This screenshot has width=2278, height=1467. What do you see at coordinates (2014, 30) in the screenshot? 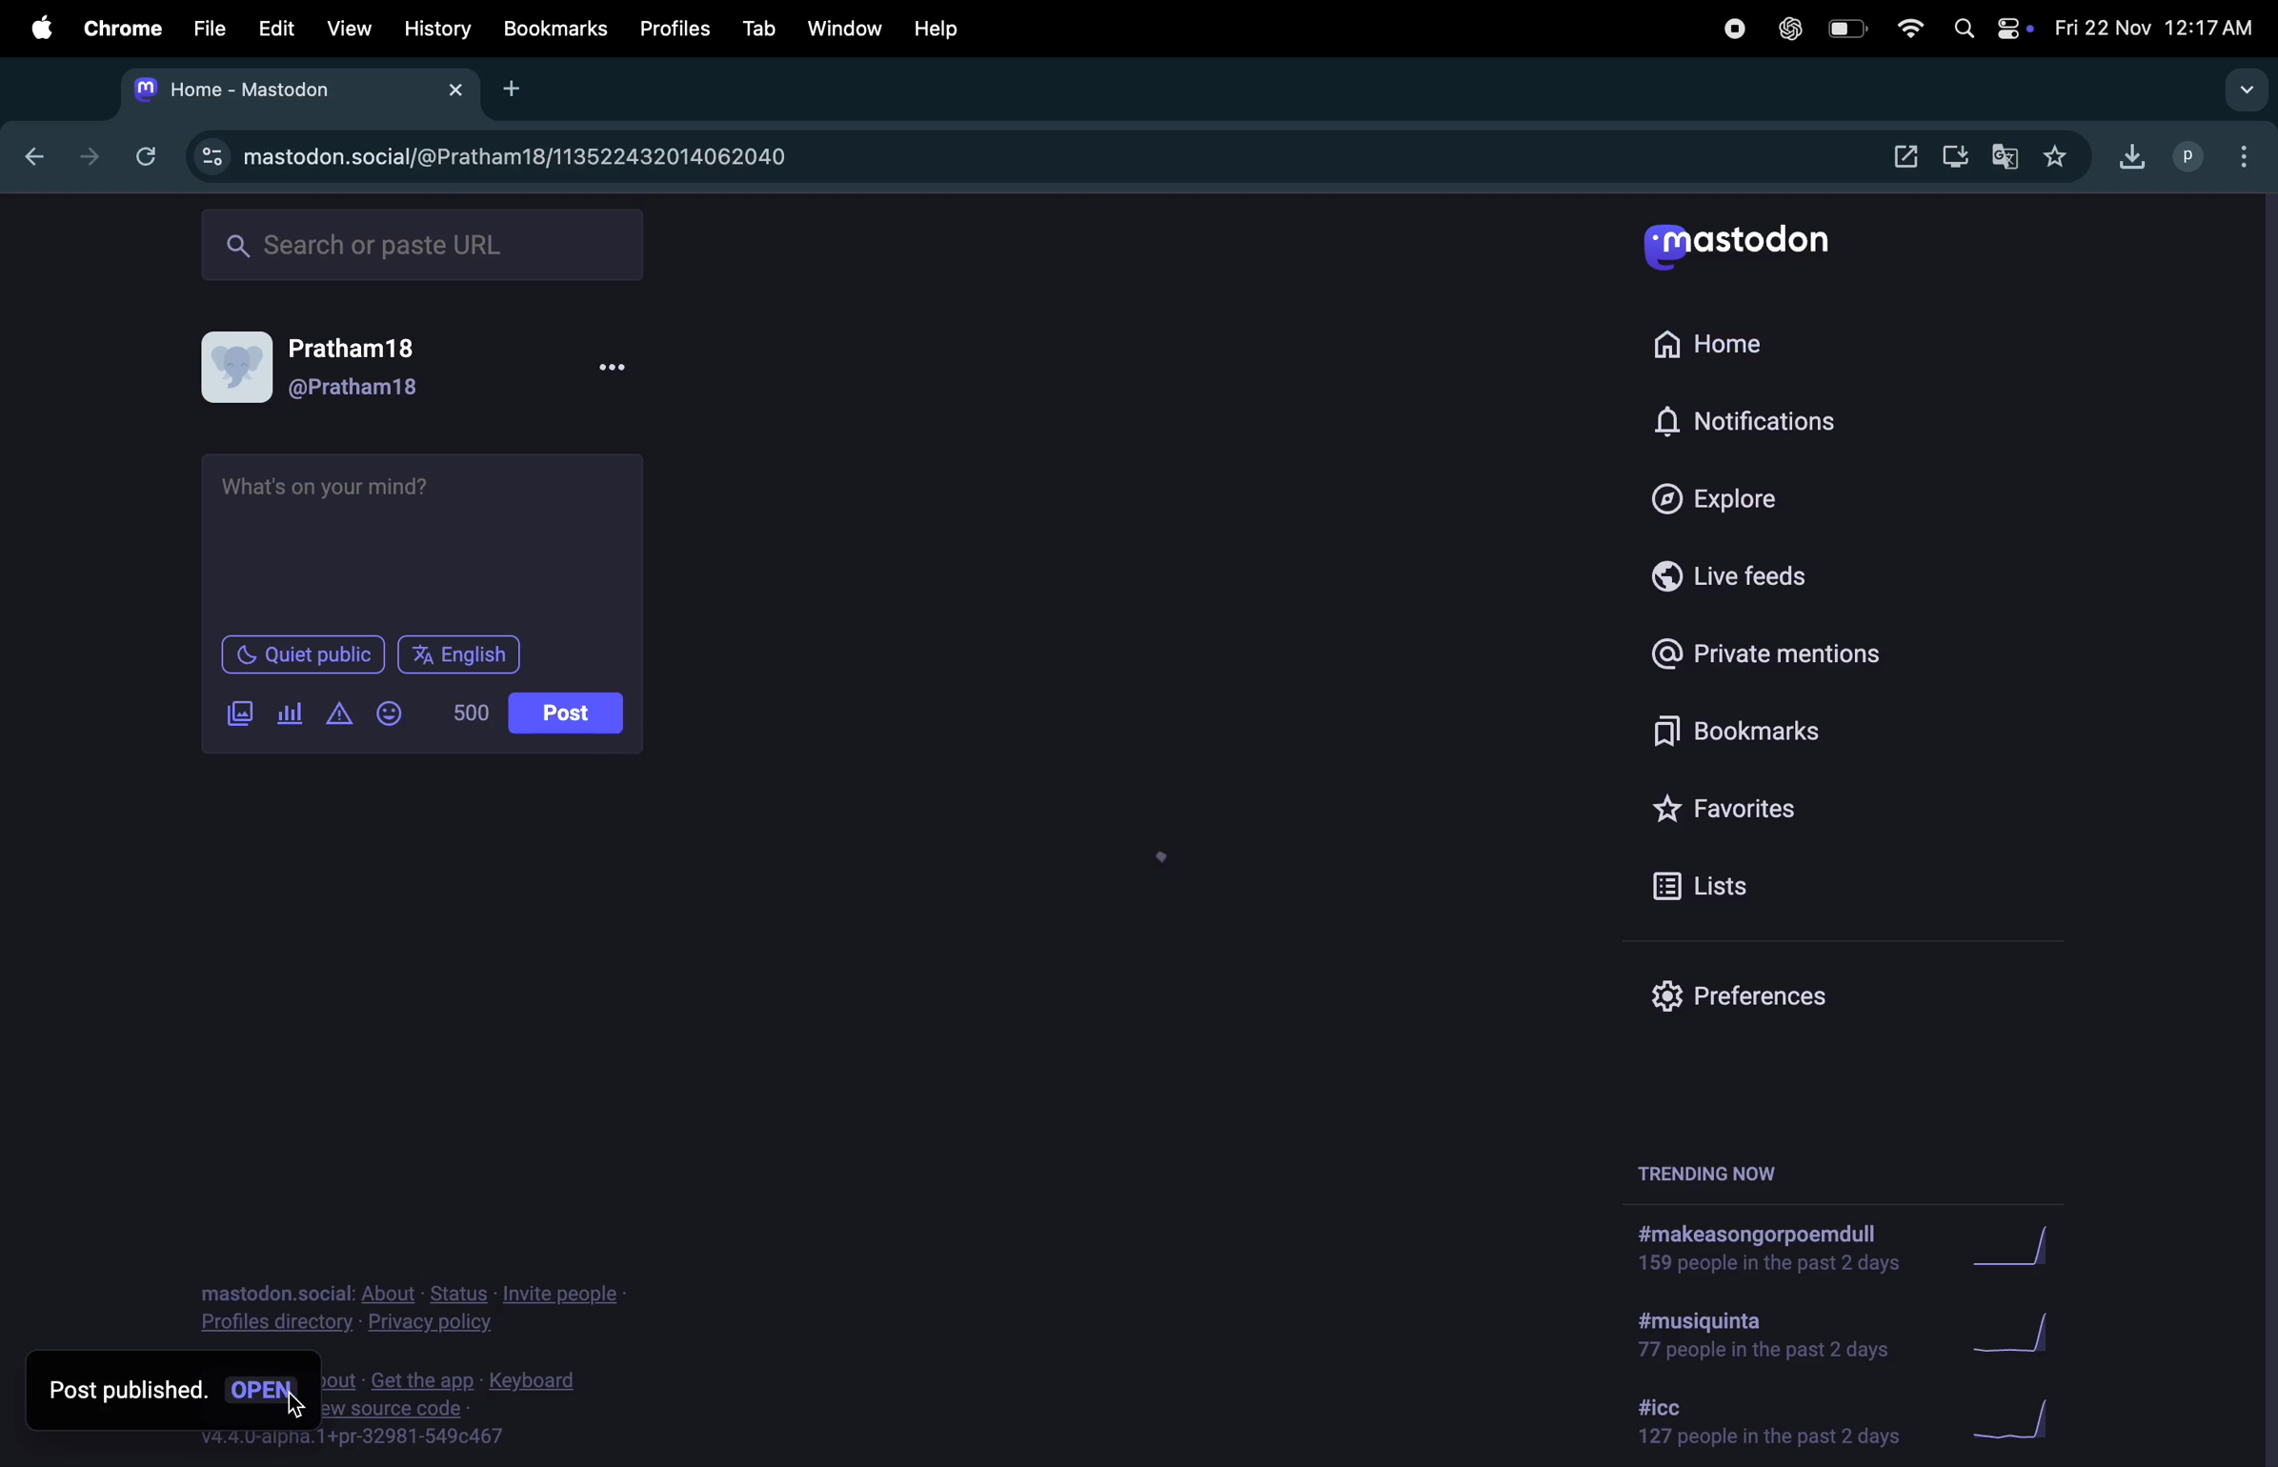
I see `apple widgets` at bounding box center [2014, 30].